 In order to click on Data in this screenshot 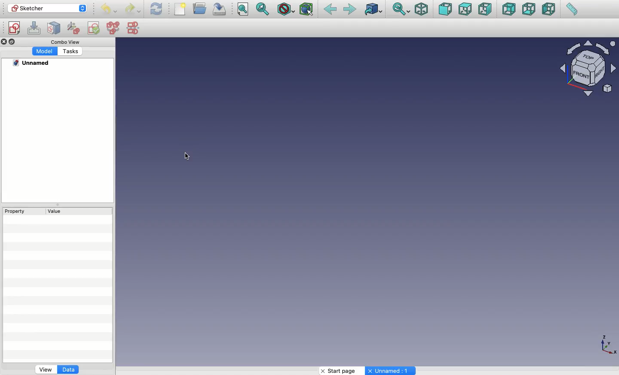, I will do `click(69, 369)`.